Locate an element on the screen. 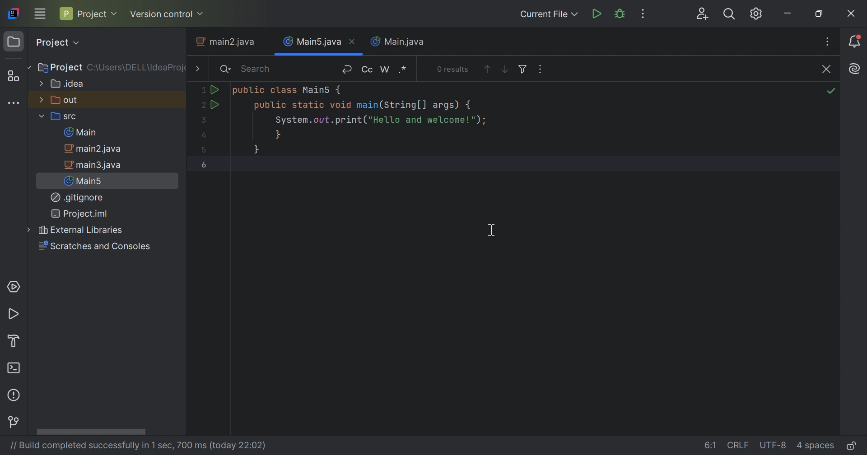  Updates available. IDE and Project settings. is located at coordinates (756, 14).